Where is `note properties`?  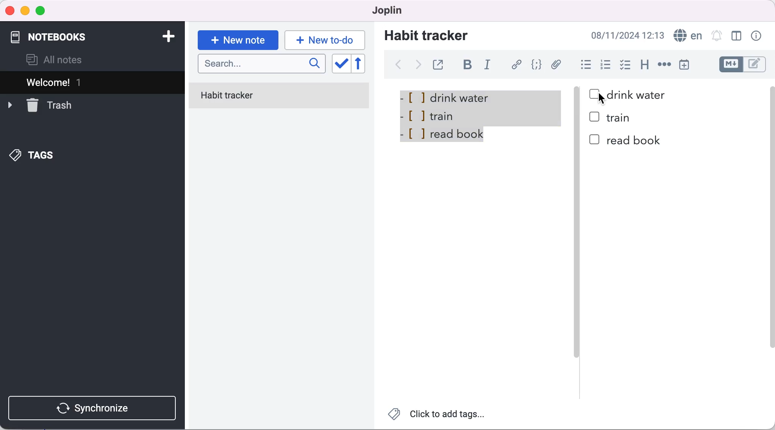
note properties is located at coordinates (757, 36).